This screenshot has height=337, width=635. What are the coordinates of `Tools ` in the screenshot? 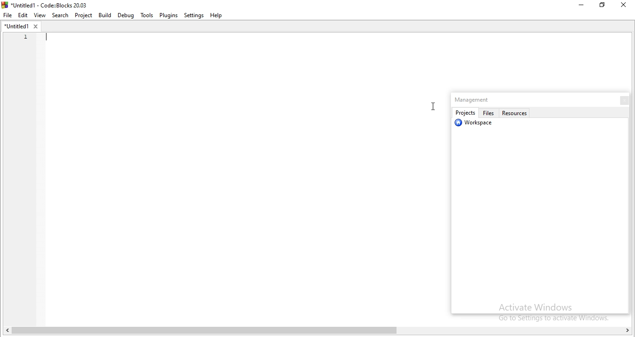 It's located at (146, 15).